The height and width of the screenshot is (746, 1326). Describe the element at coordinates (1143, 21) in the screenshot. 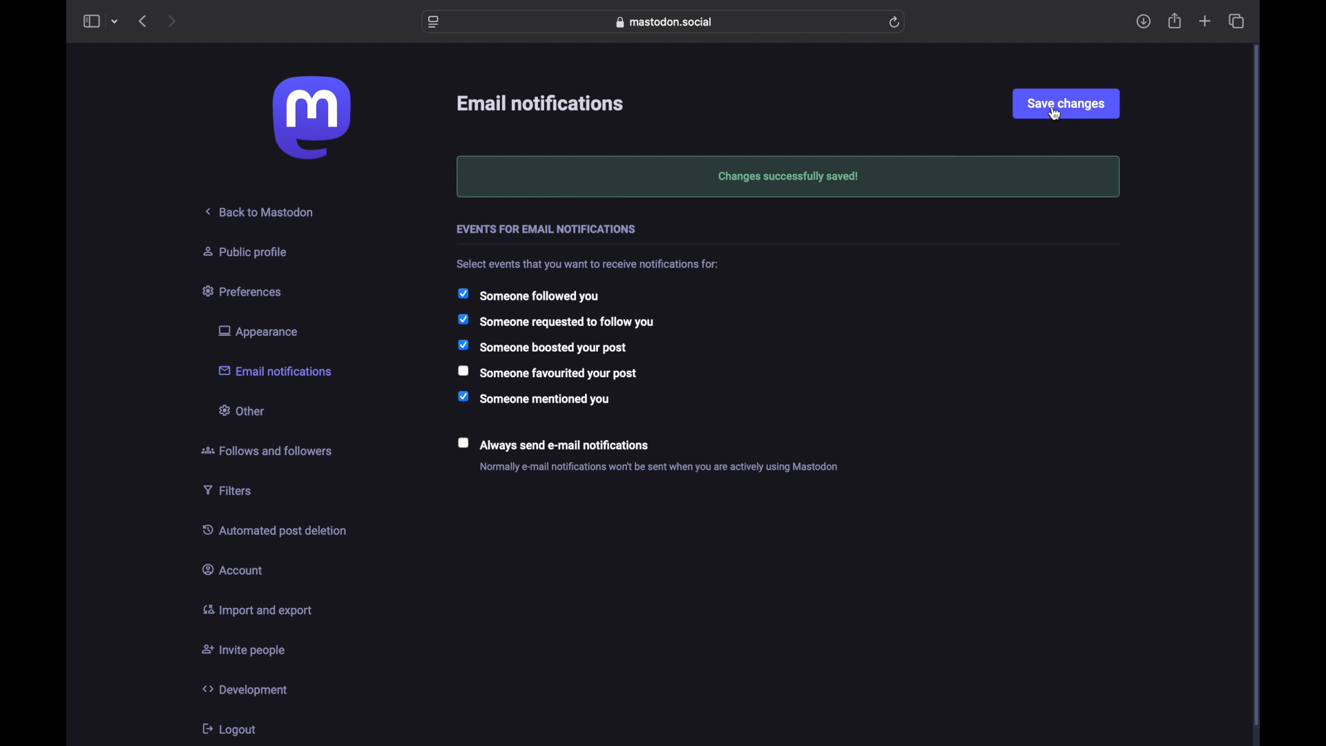

I see `downloads` at that location.